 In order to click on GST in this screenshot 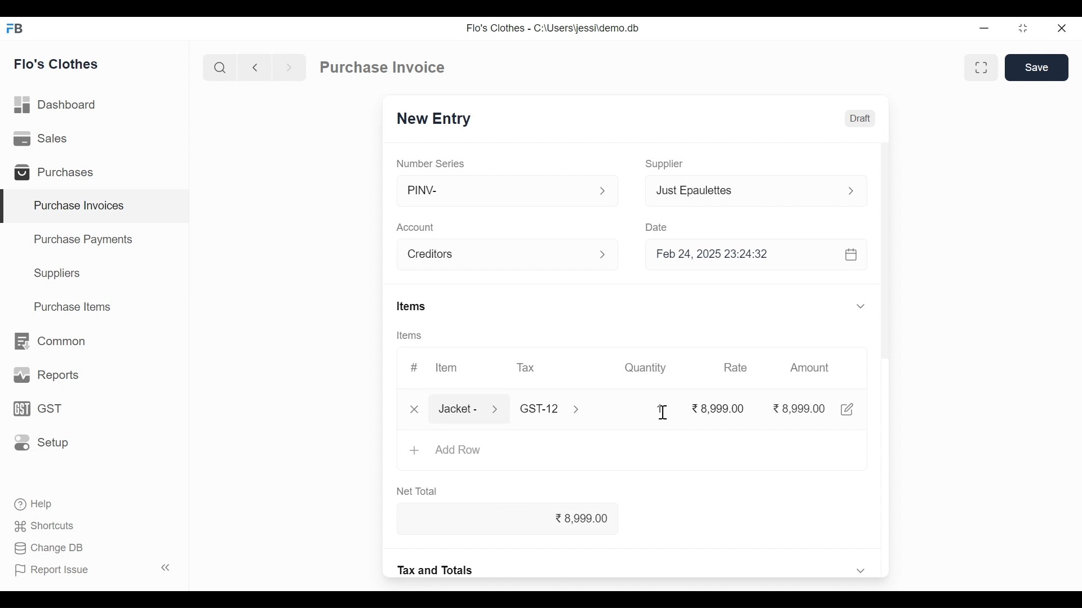, I will do `click(37, 409)`.